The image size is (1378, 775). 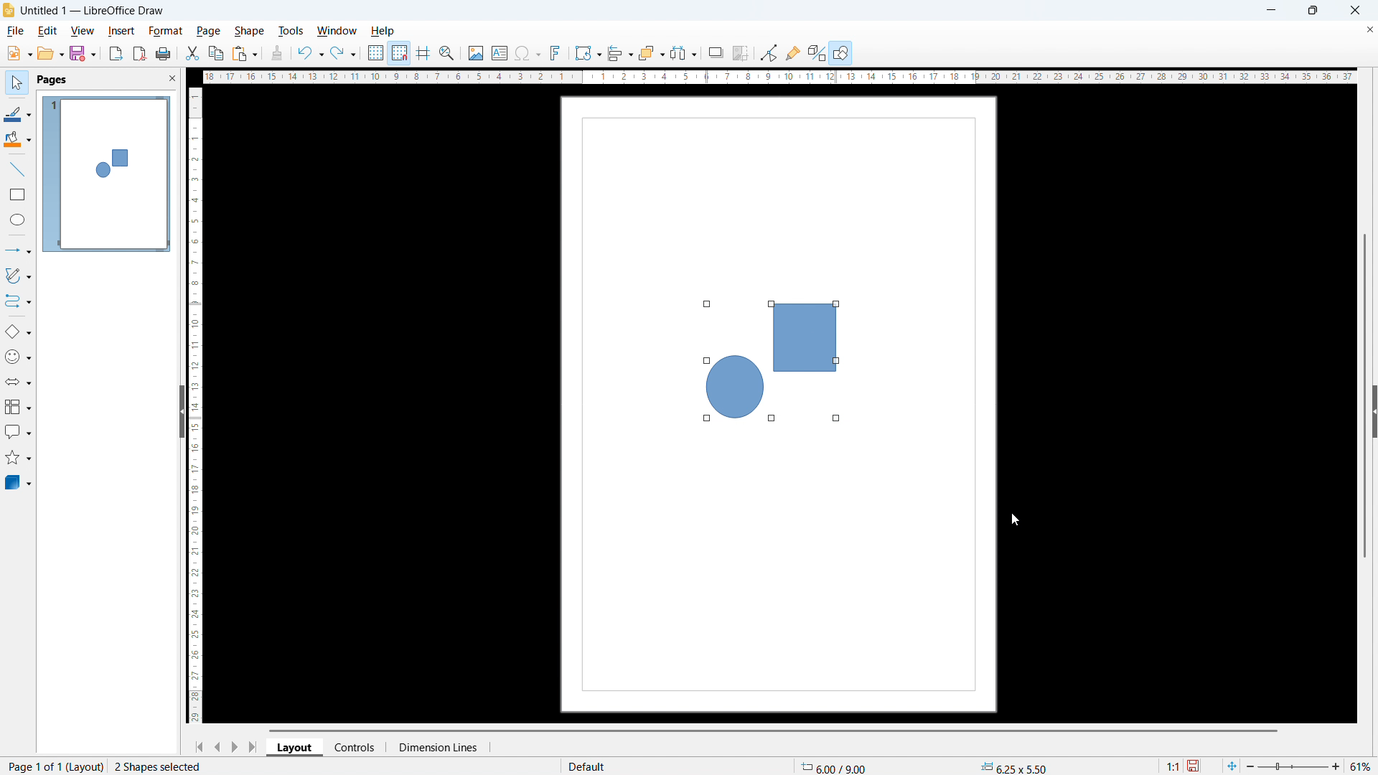 I want to click on snap to grid, so click(x=400, y=52).